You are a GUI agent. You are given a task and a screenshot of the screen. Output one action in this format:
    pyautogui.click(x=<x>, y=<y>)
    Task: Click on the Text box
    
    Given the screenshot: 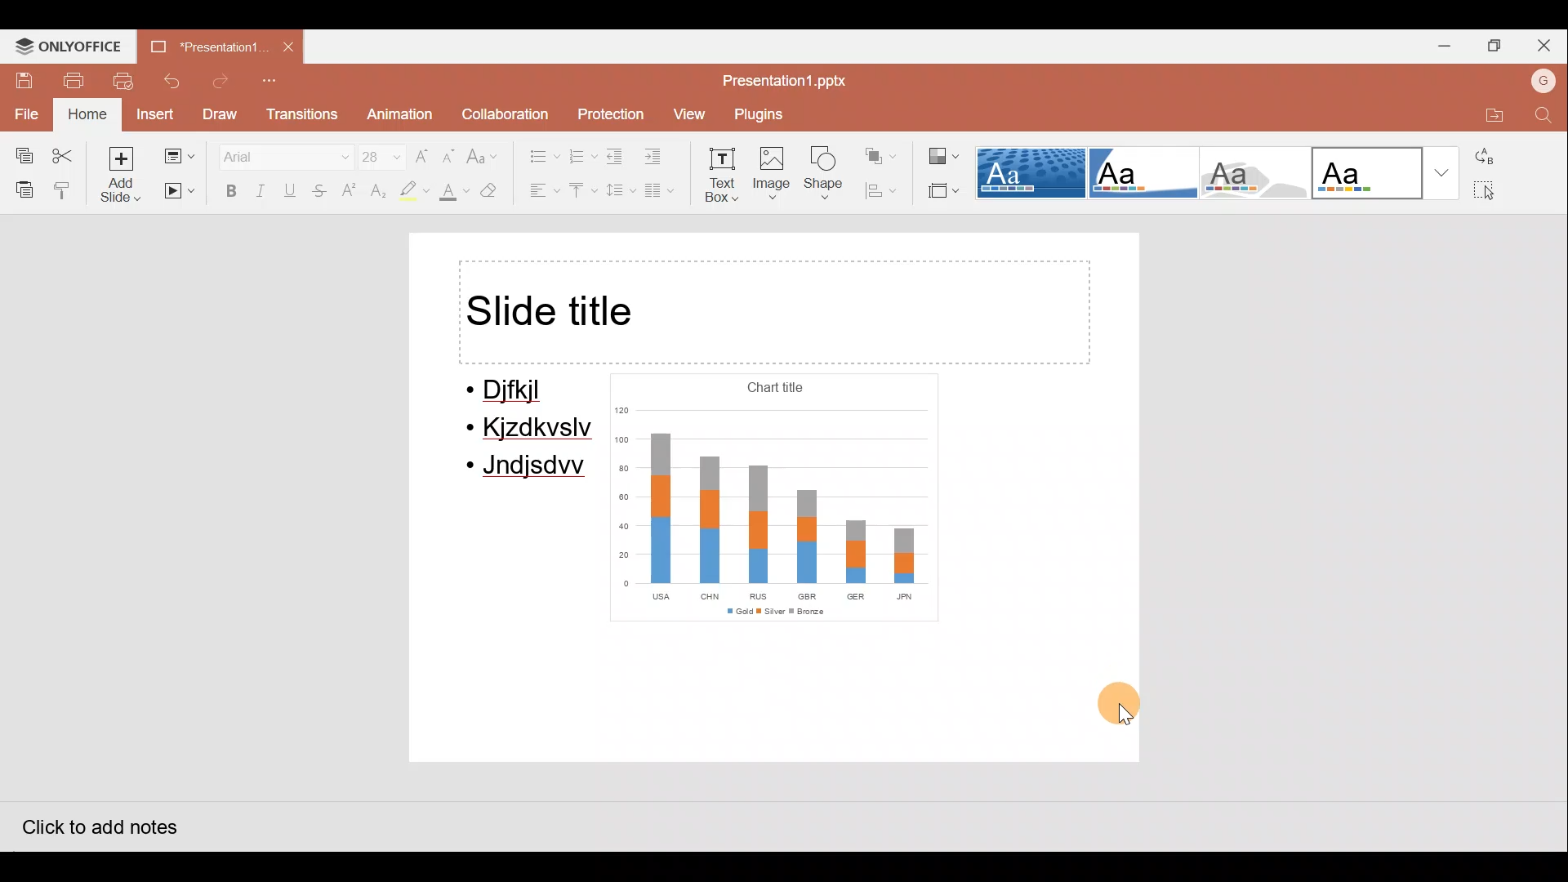 What is the action you would take?
    pyautogui.click(x=724, y=174)
    